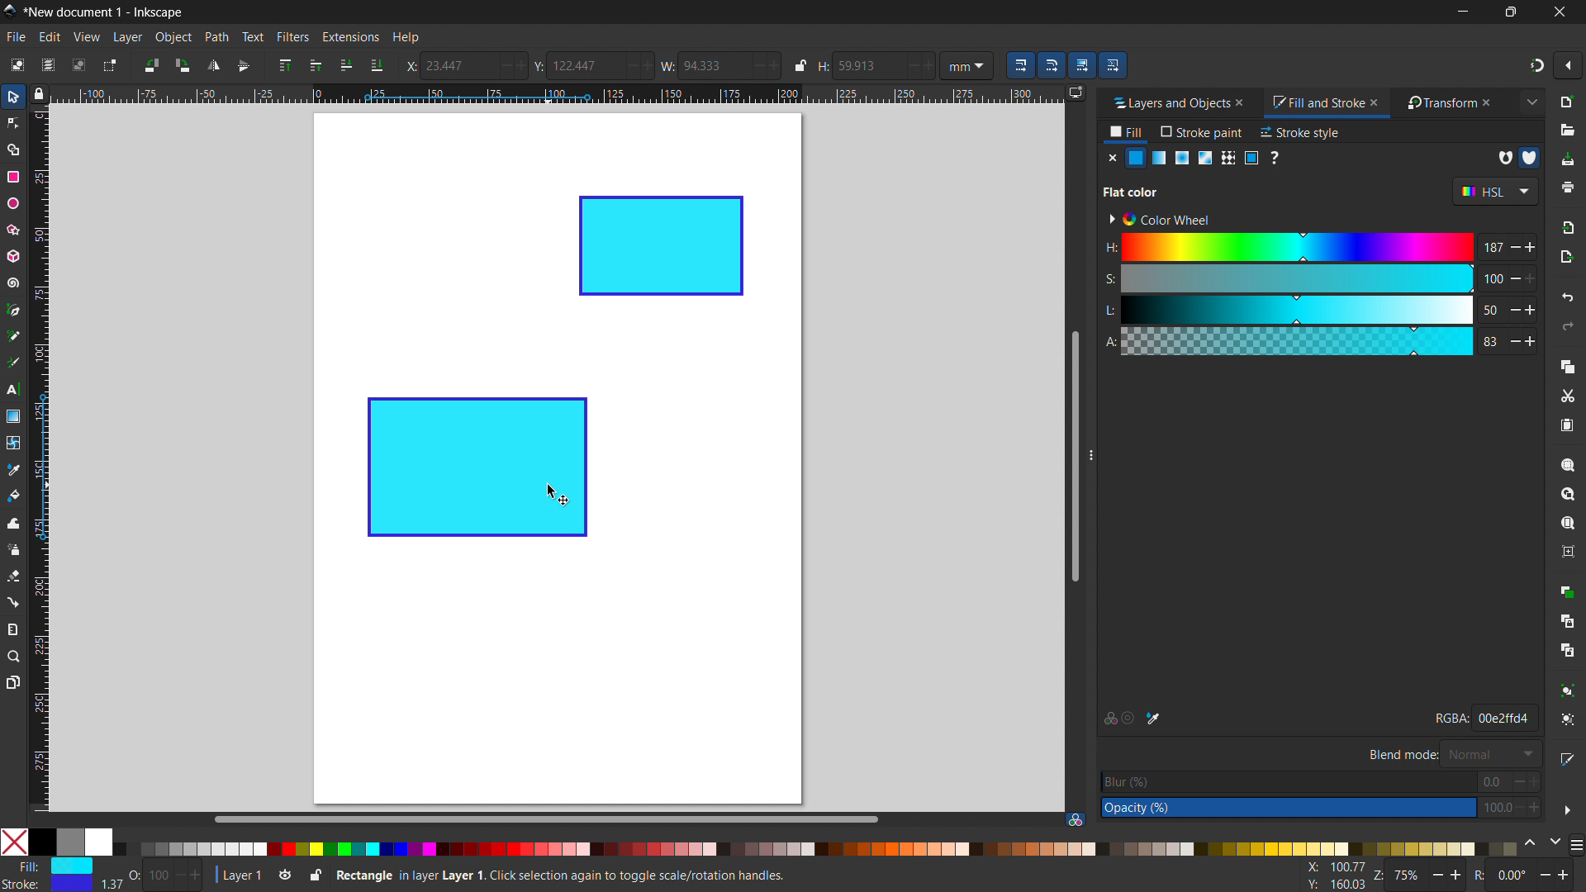 This screenshot has height=892, width=1586. I want to click on rotate 90 ccw, so click(150, 64).